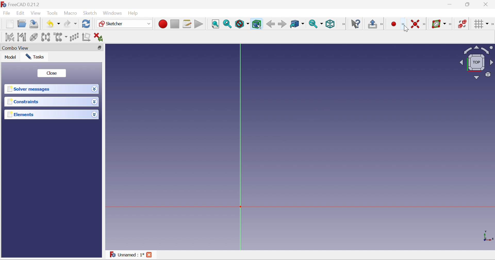 This screenshot has width=495, height=260. What do you see at coordinates (52, 13) in the screenshot?
I see `Tools` at bounding box center [52, 13].